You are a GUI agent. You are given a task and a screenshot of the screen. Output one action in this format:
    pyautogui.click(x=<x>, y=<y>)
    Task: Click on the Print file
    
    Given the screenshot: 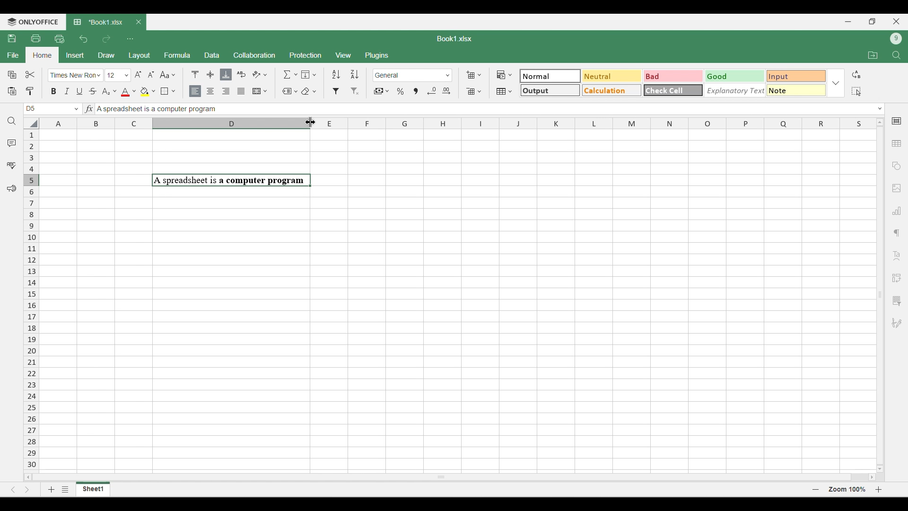 What is the action you would take?
    pyautogui.click(x=35, y=38)
    